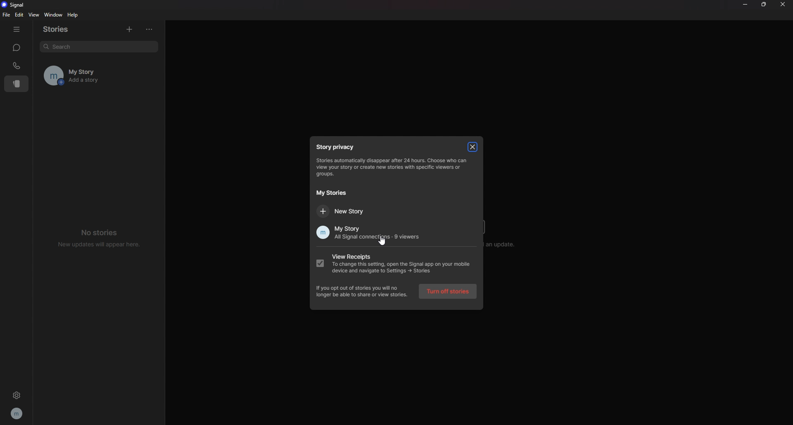  What do you see at coordinates (100, 237) in the screenshot?
I see `no stories new updates will appear here` at bounding box center [100, 237].